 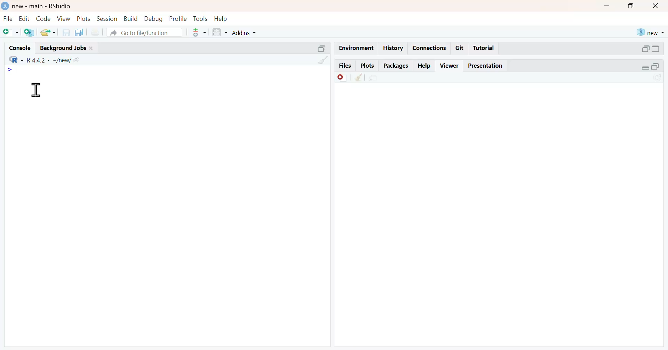 What do you see at coordinates (429, 48) in the screenshot?
I see `connections` at bounding box center [429, 48].